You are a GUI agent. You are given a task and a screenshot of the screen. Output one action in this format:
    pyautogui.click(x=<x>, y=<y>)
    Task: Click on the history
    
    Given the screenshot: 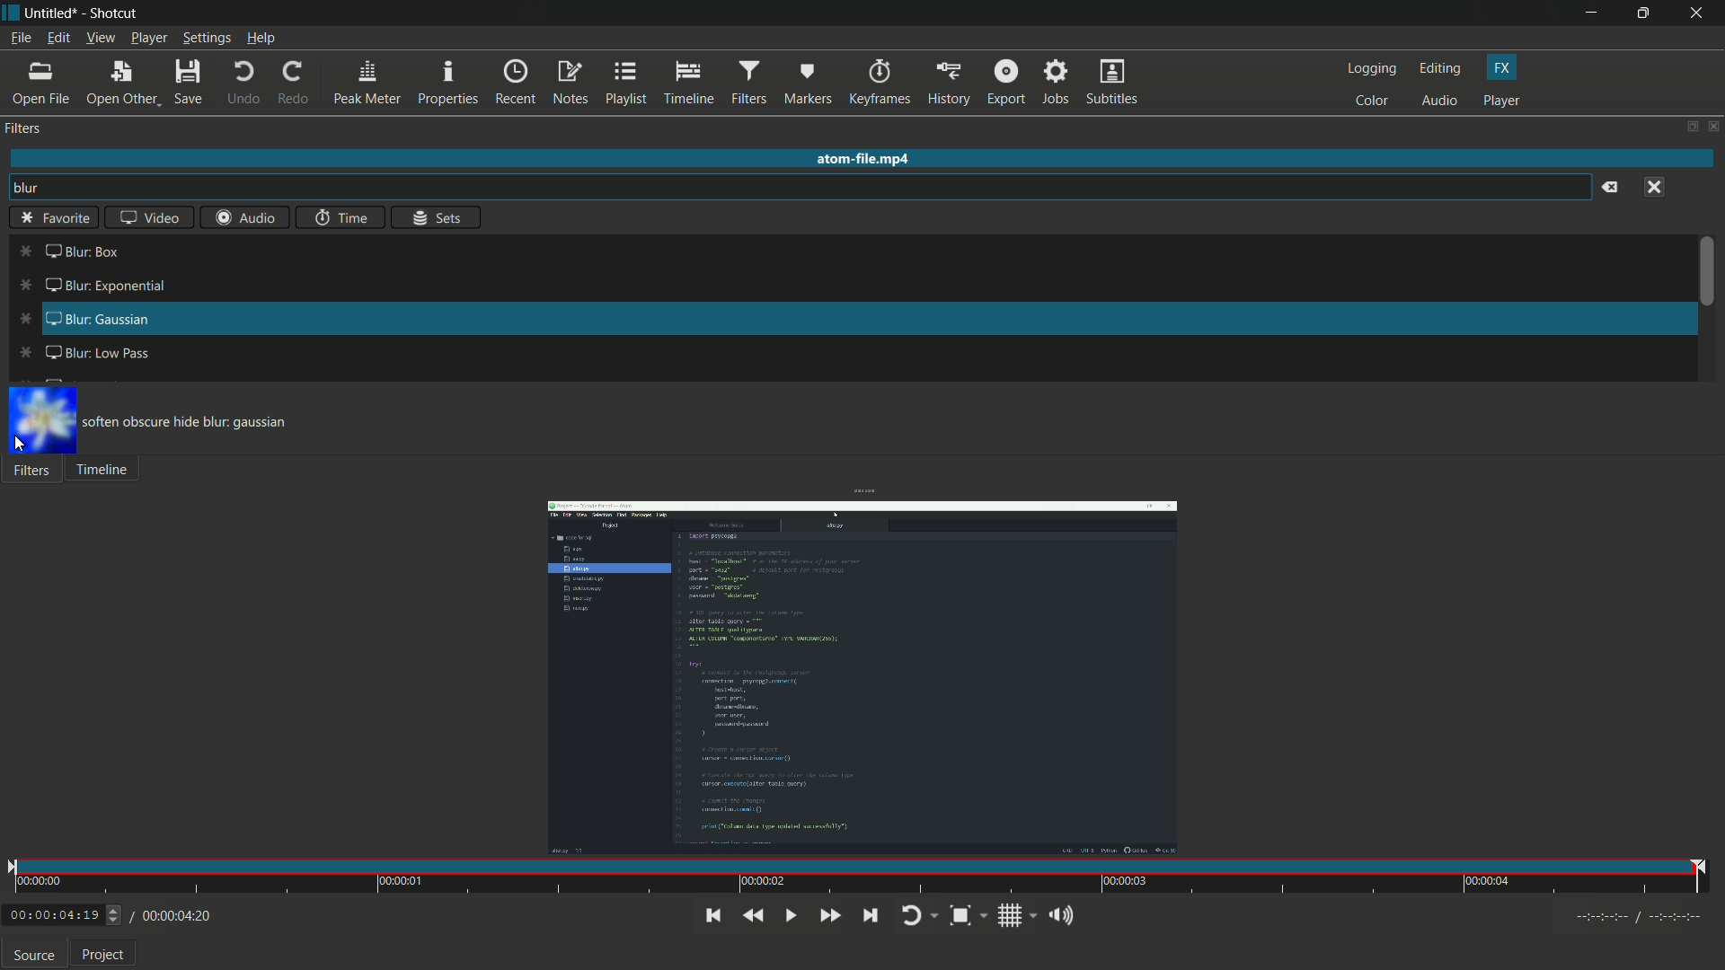 What is the action you would take?
    pyautogui.click(x=948, y=84)
    